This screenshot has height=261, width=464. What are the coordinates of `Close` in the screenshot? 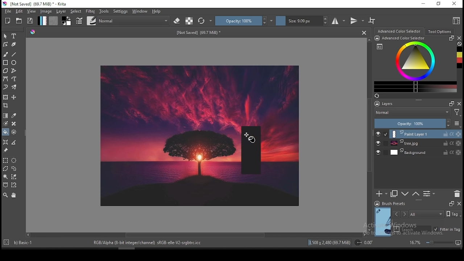 It's located at (364, 33).